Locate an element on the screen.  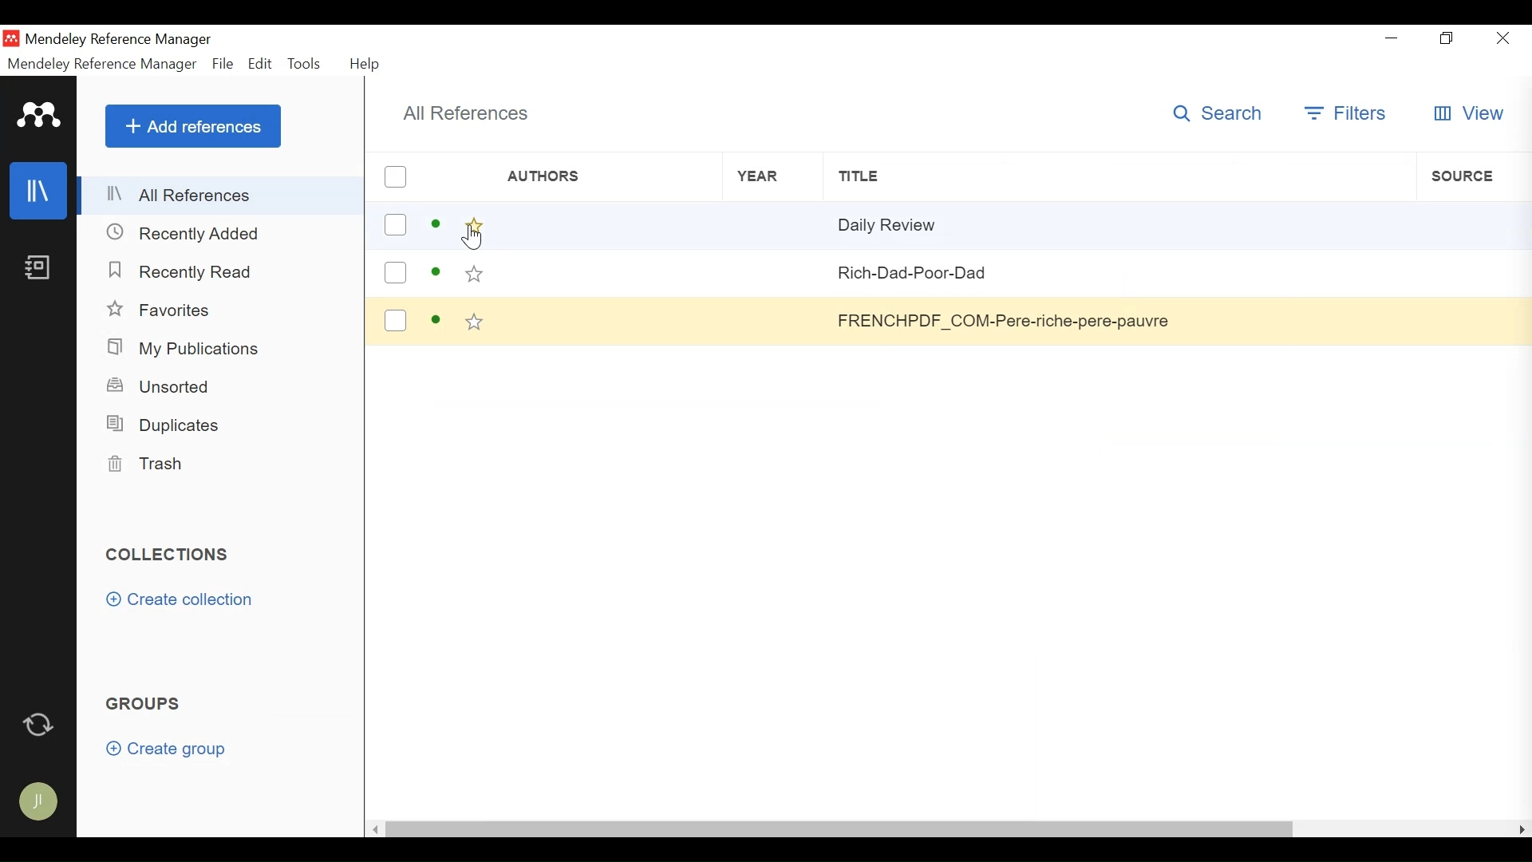
Create Collection is located at coordinates (181, 600).